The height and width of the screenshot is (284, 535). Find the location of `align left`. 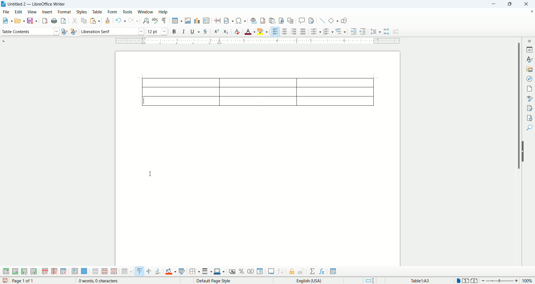

align left is located at coordinates (276, 31).